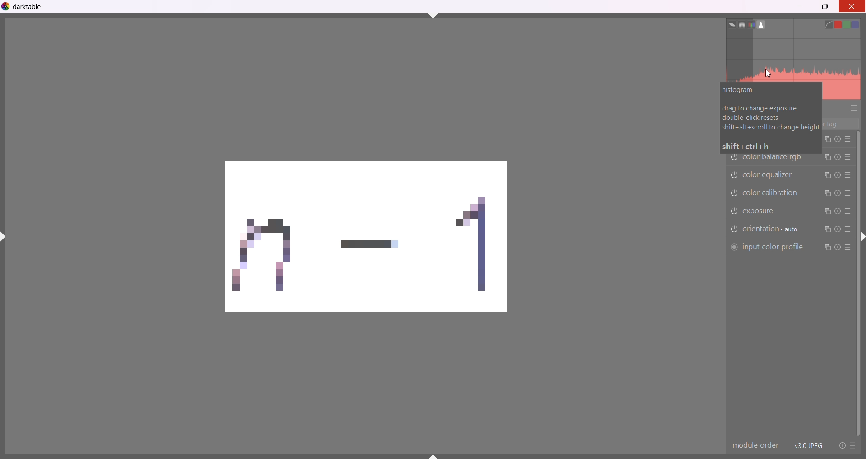 The image size is (866, 459). What do you see at coordinates (740, 24) in the screenshot?
I see `waveform` at bounding box center [740, 24].